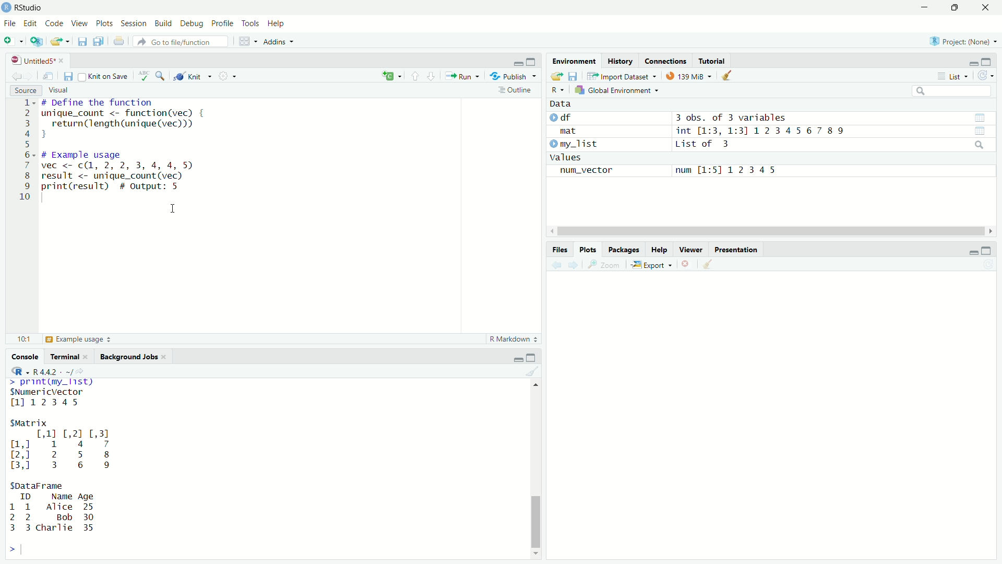 Image resolution: width=1002 pixels, height=564 pixels. I want to click on Plots, so click(104, 23).